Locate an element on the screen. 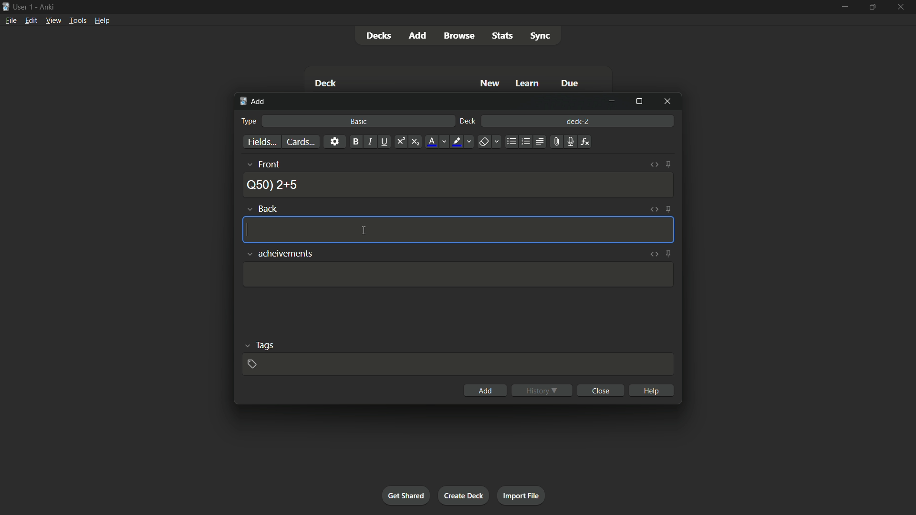 This screenshot has height=515, width=916. toggle html editor is located at coordinates (653, 165).